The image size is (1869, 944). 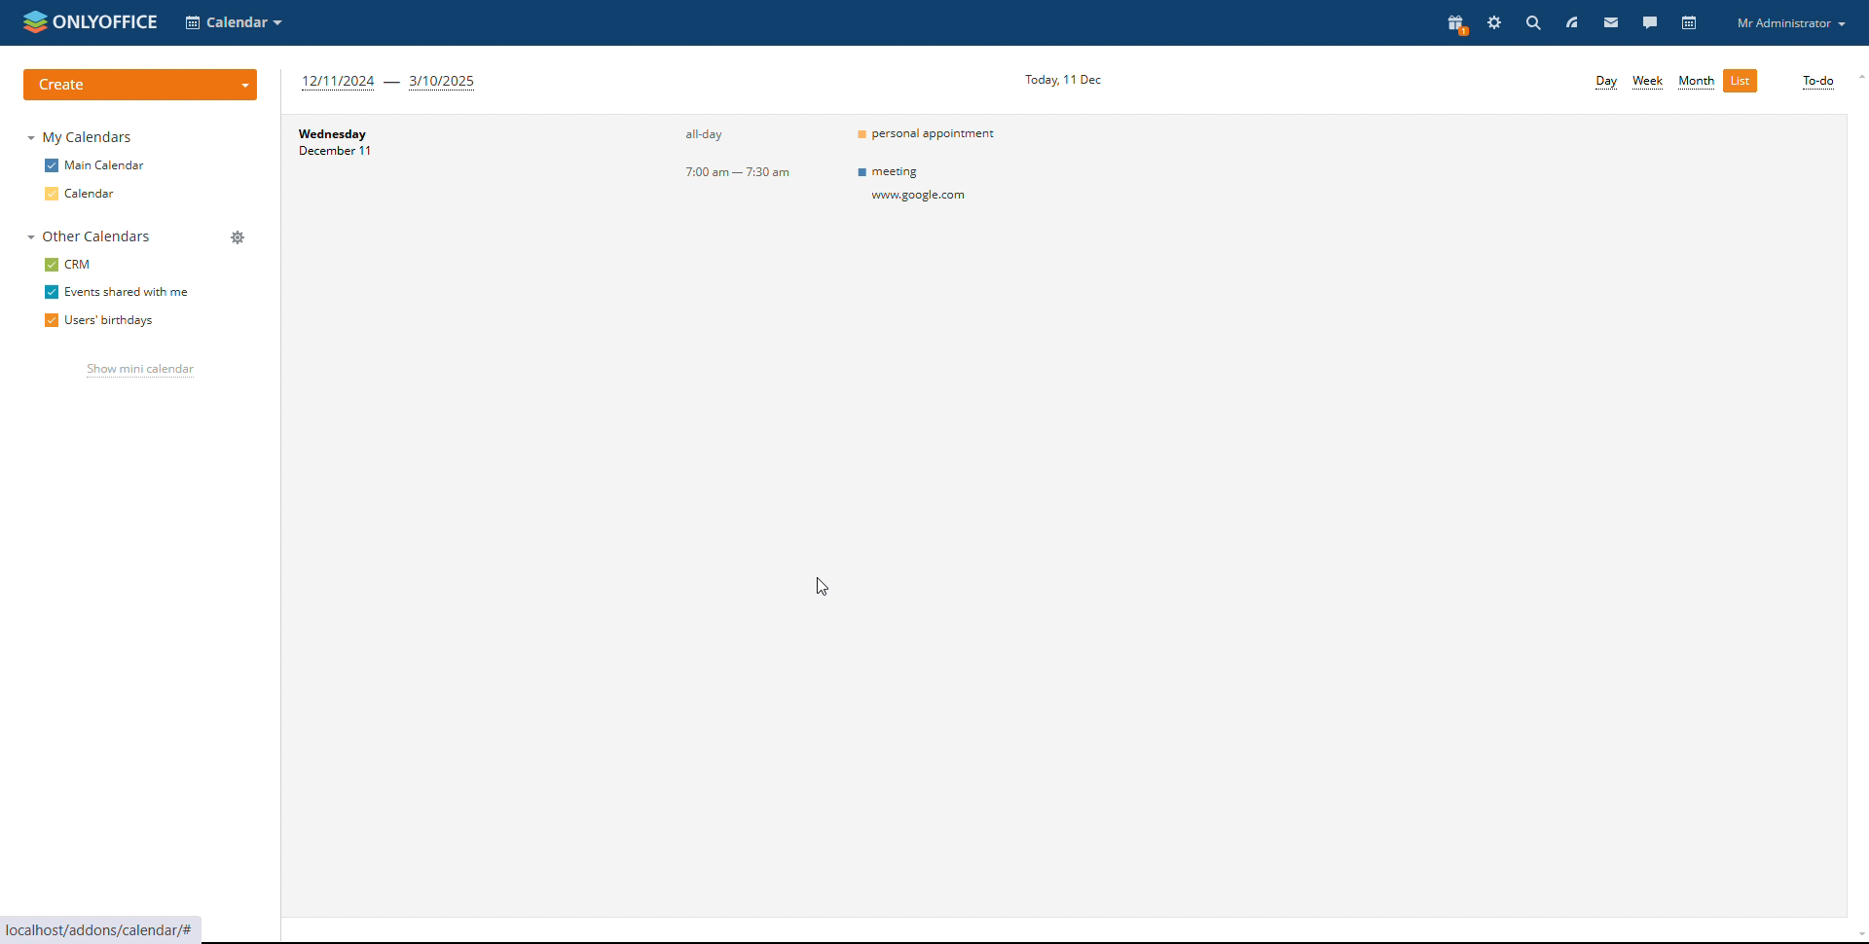 I want to click on to-do, so click(x=1816, y=82).